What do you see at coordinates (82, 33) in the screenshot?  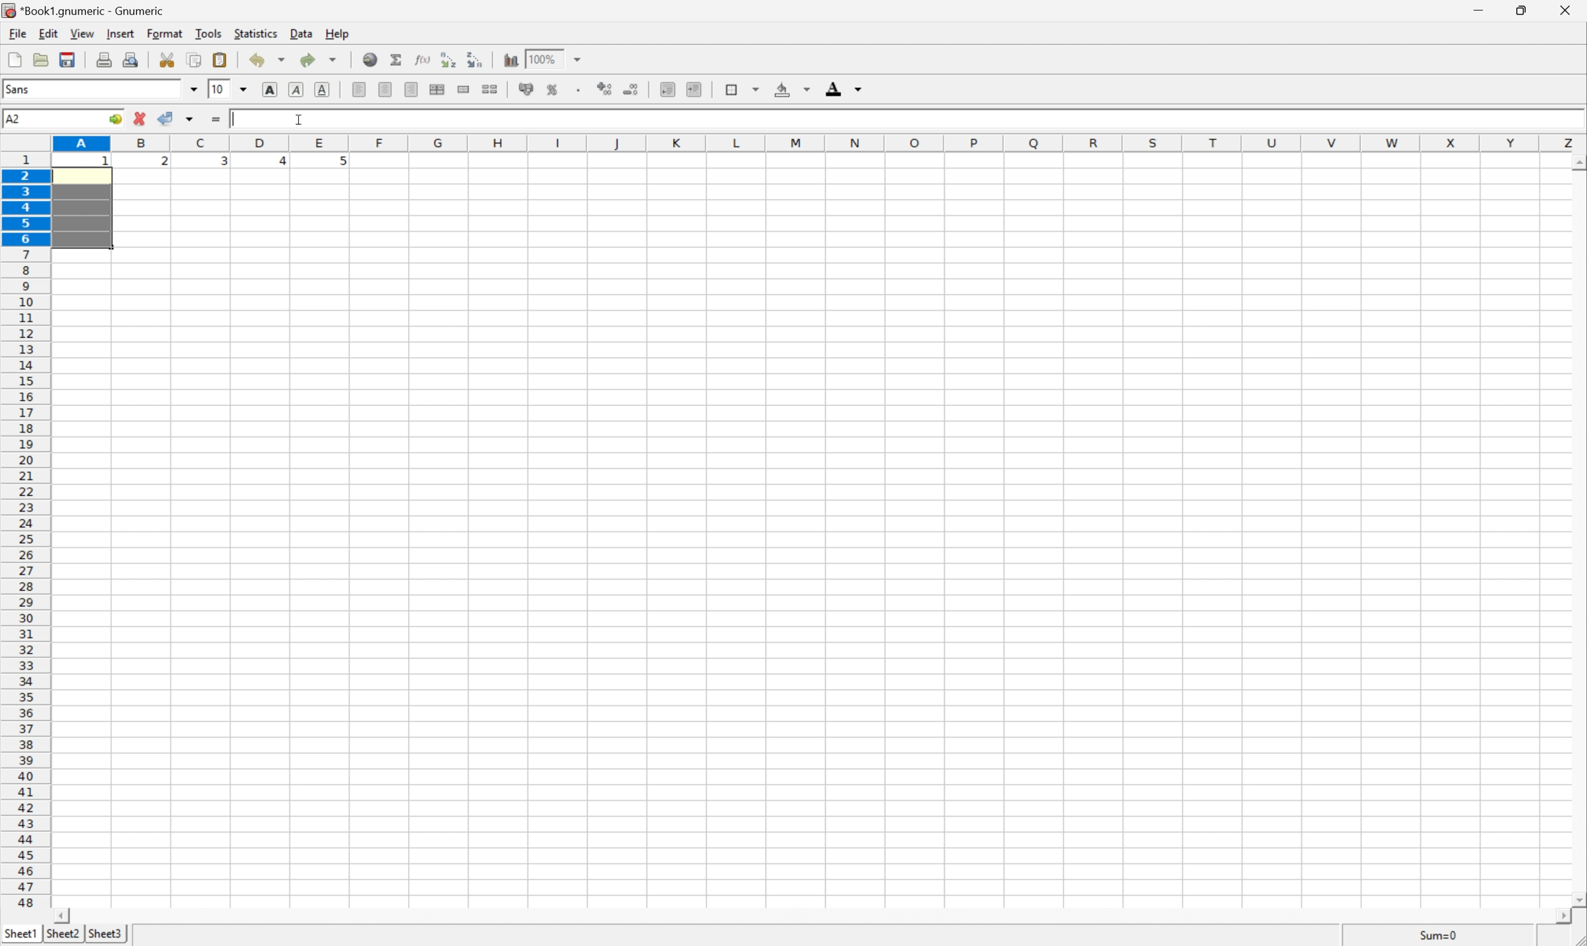 I see `view` at bounding box center [82, 33].